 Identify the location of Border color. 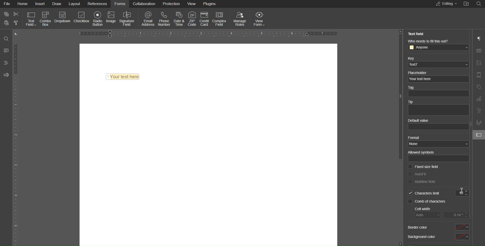
(438, 227).